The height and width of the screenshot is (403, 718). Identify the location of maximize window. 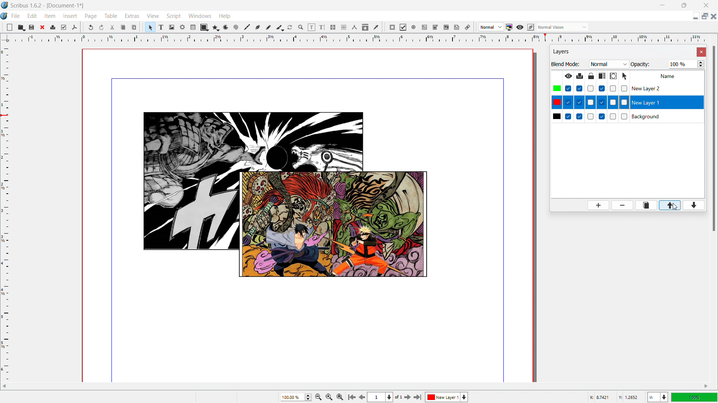
(683, 5).